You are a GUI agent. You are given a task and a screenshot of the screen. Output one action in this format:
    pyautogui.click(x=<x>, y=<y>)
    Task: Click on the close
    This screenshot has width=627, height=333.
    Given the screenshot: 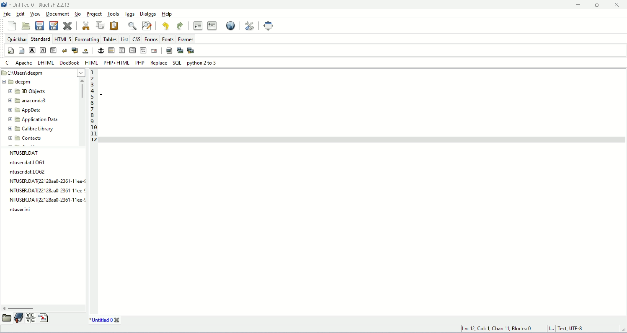 What is the action you would take?
    pyautogui.click(x=118, y=320)
    